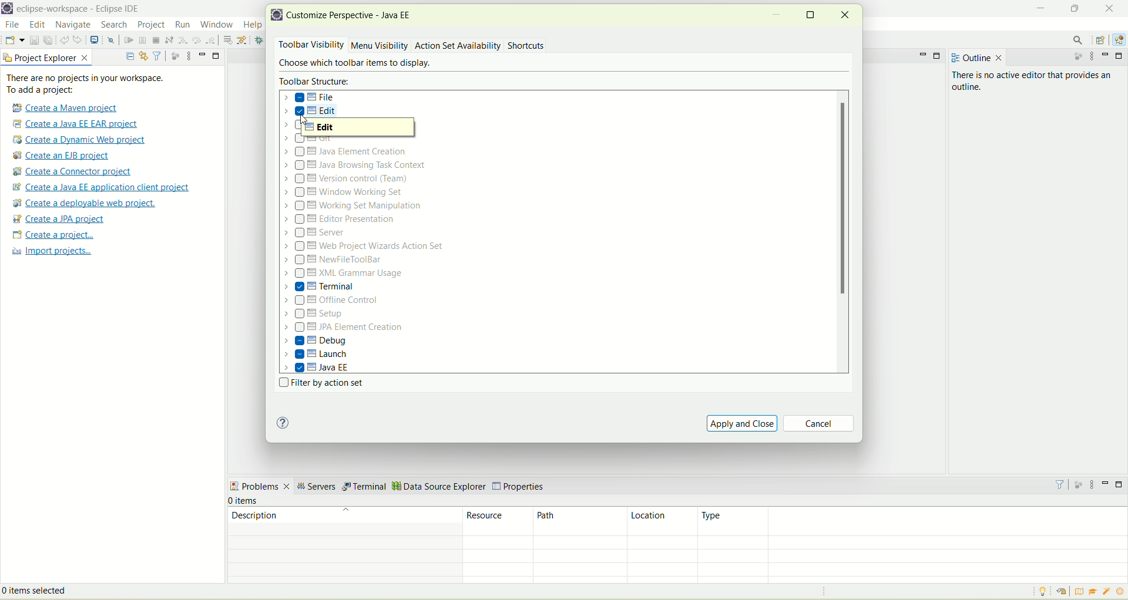 This screenshot has width=1128, height=600. I want to click on run, so click(184, 24).